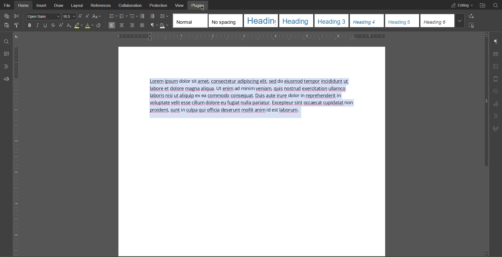 The height and width of the screenshot is (257, 502). What do you see at coordinates (261, 21) in the screenshot?
I see `heading` at bounding box center [261, 21].